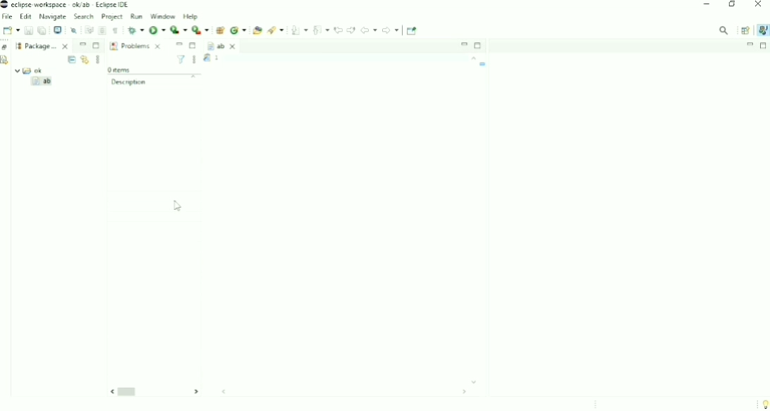 The width and height of the screenshot is (770, 411). Describe the element at coordinates (97, 46) in the screenshot. I see `Maximize` at that location.